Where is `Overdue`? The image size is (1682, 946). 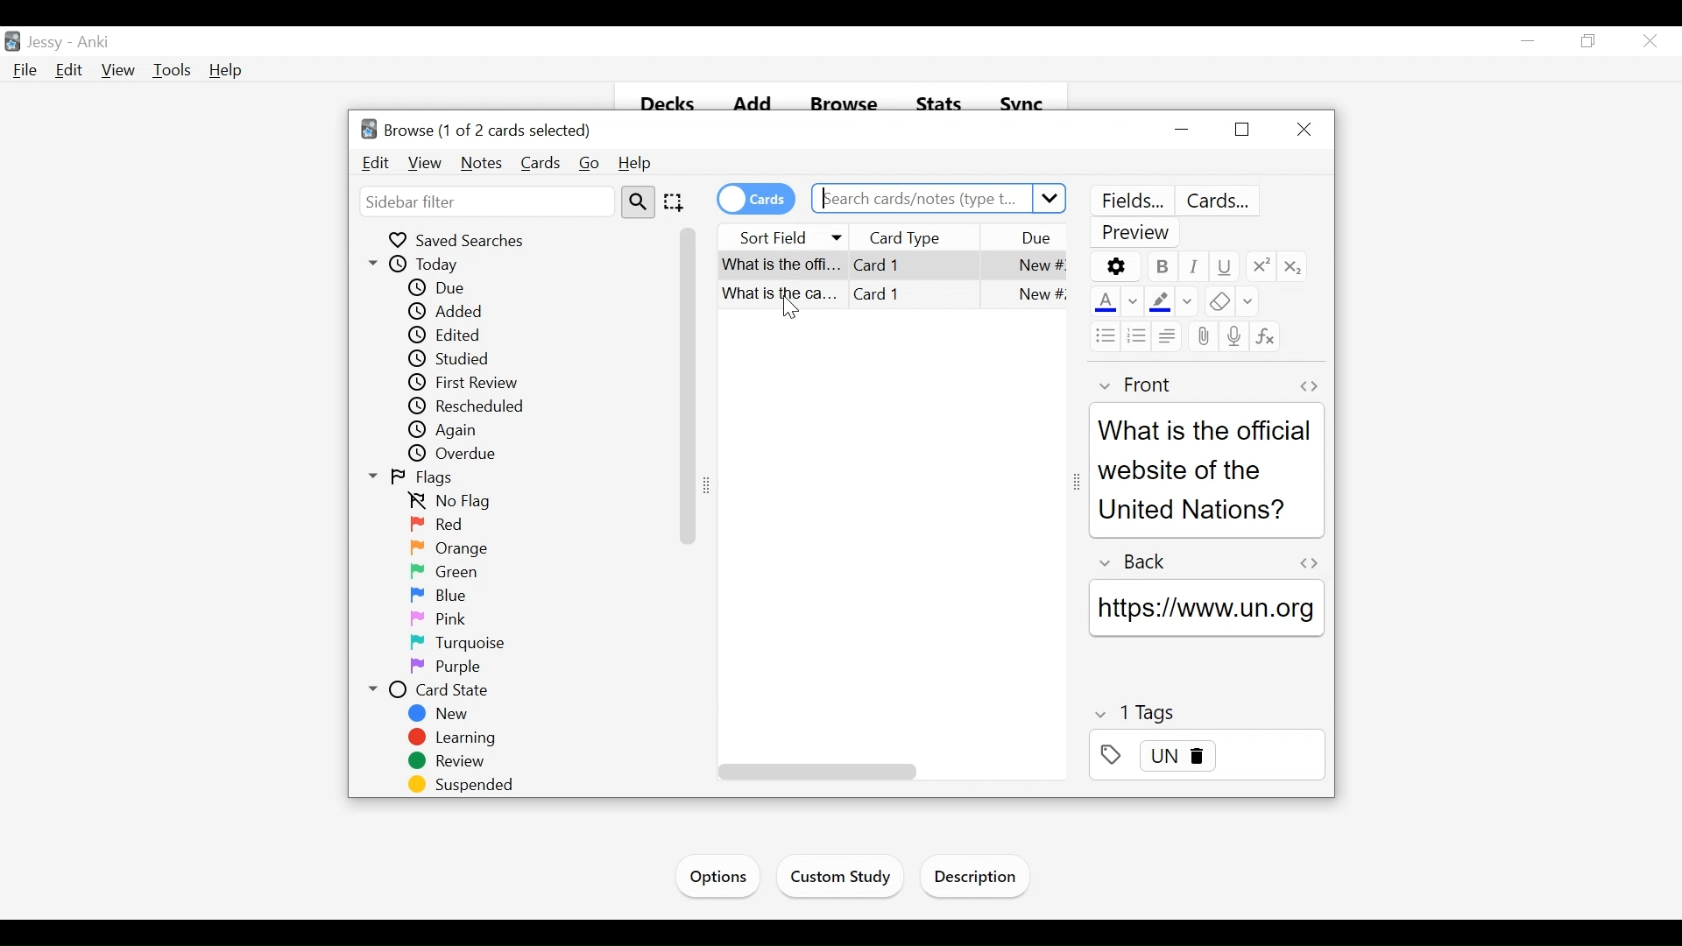 Overdue is located at coordinates (459, 454).